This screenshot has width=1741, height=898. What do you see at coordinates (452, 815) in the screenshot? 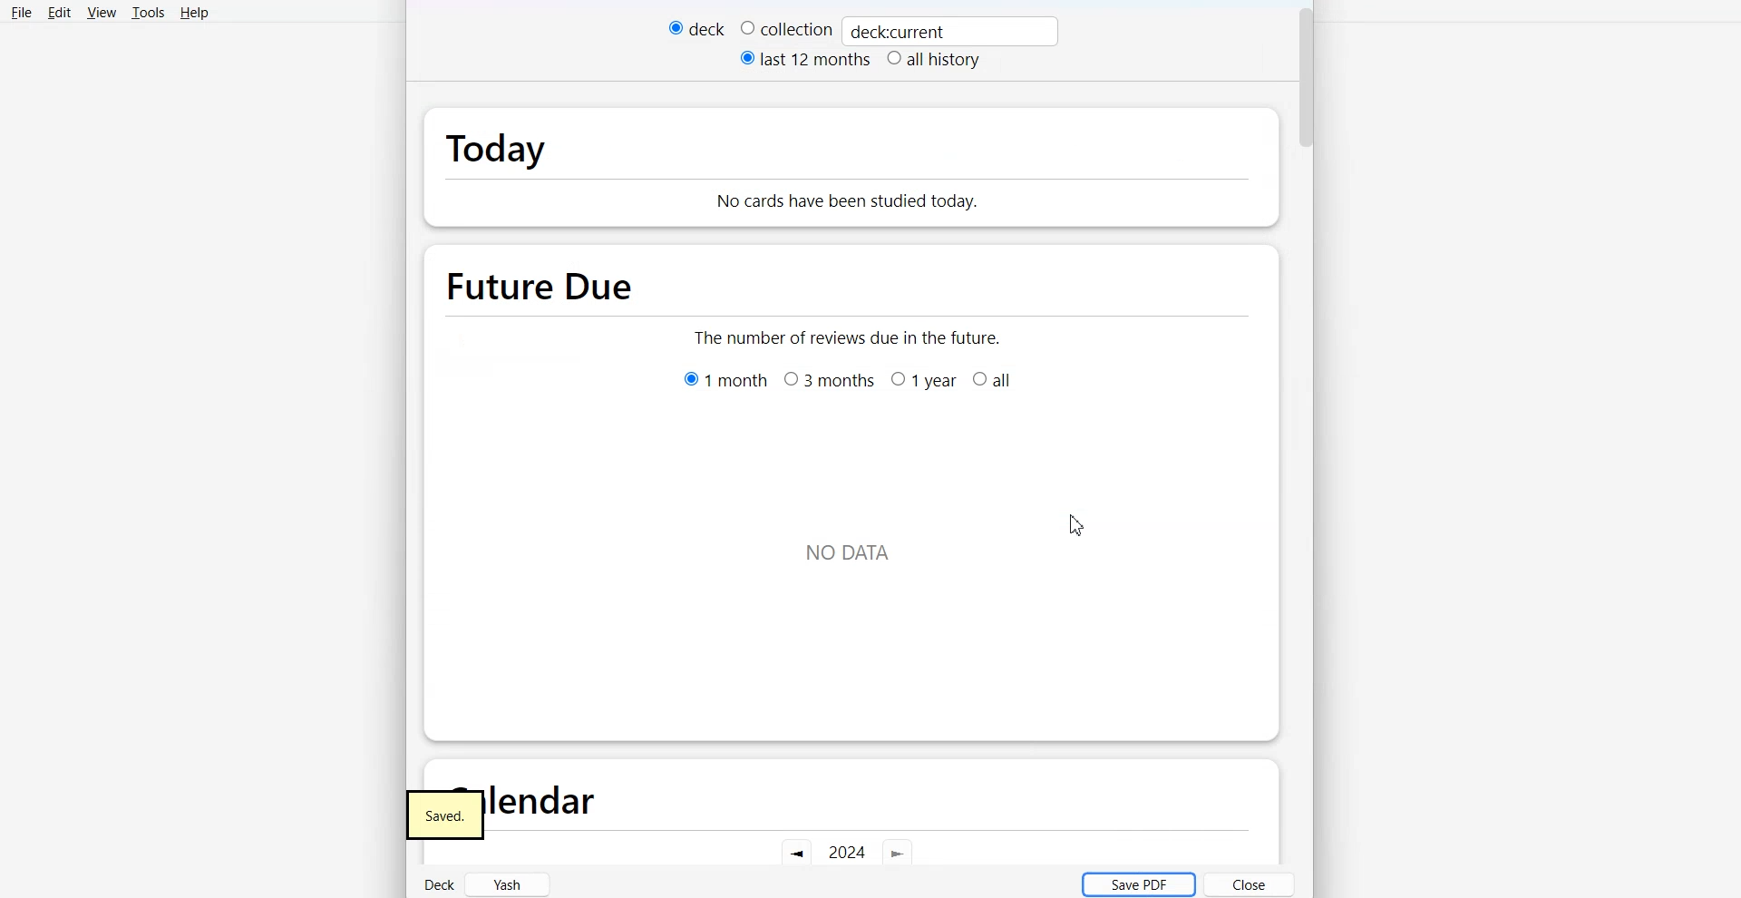
I see `Text ` at bounding box center [452, 815].